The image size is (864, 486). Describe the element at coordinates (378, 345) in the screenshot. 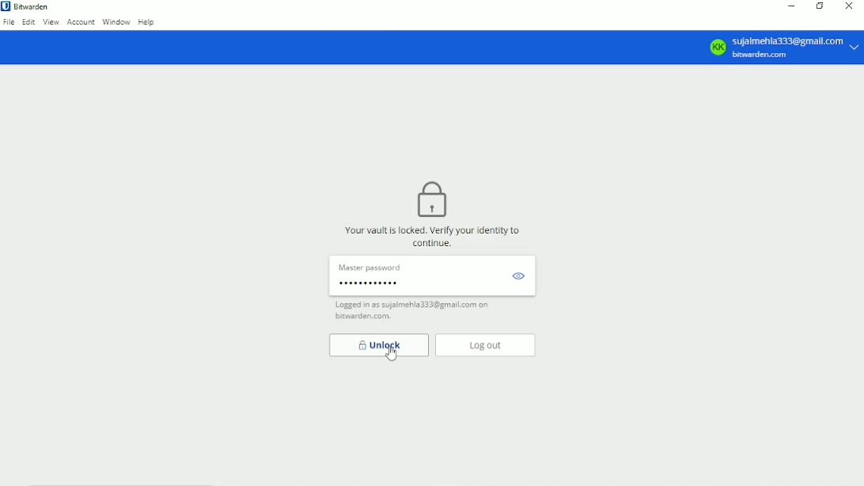

I see `unlock` at that location.